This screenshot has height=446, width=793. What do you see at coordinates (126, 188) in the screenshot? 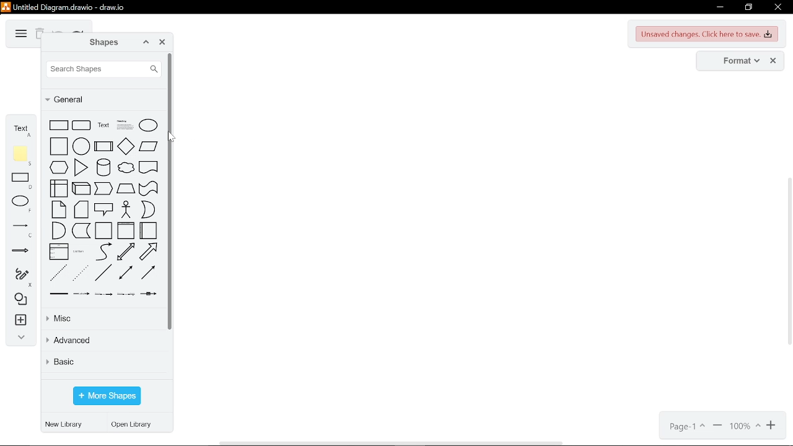
I see `trapezoid` at bounding box center [126, 188].